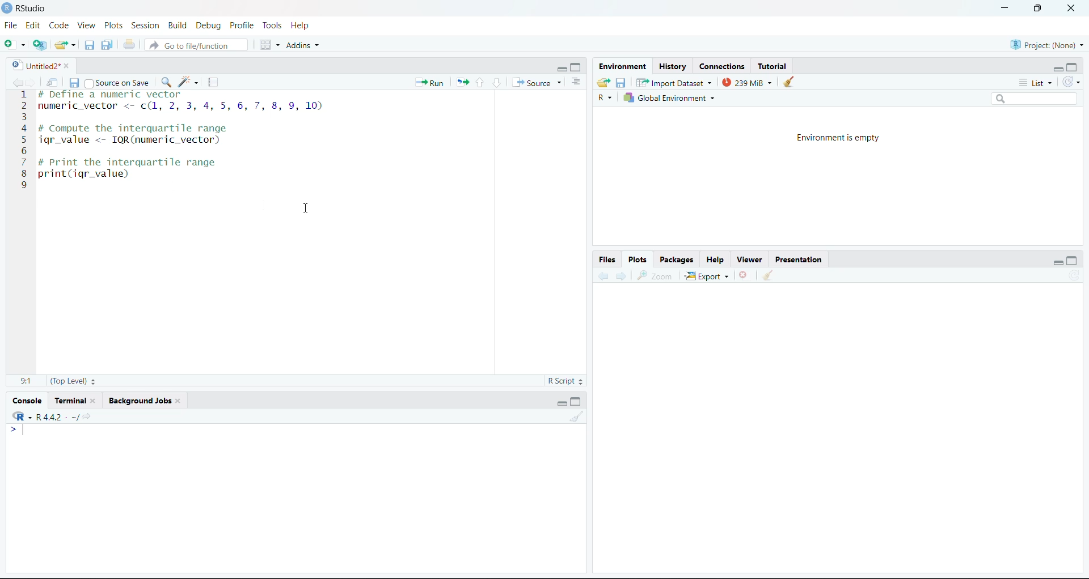 The width and height of the screenshot is (1089, 579). Describe the element at coordinates (58, 418) in the screenshot. I see `R.4.4.2~/` at that location.